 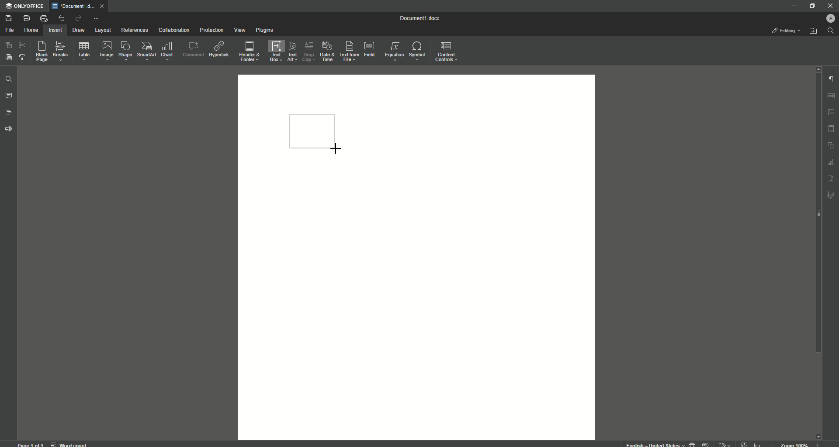 What do you see at coordinates (745, 444) in the screenshot?
I see `fit to page` at bounding box center [745, 444].